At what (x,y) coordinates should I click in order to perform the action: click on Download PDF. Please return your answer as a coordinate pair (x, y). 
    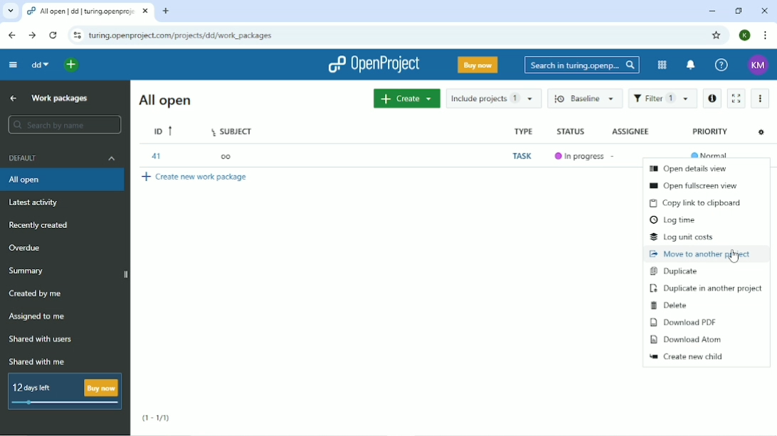
    Looking at the image, I should click on (683, 322).